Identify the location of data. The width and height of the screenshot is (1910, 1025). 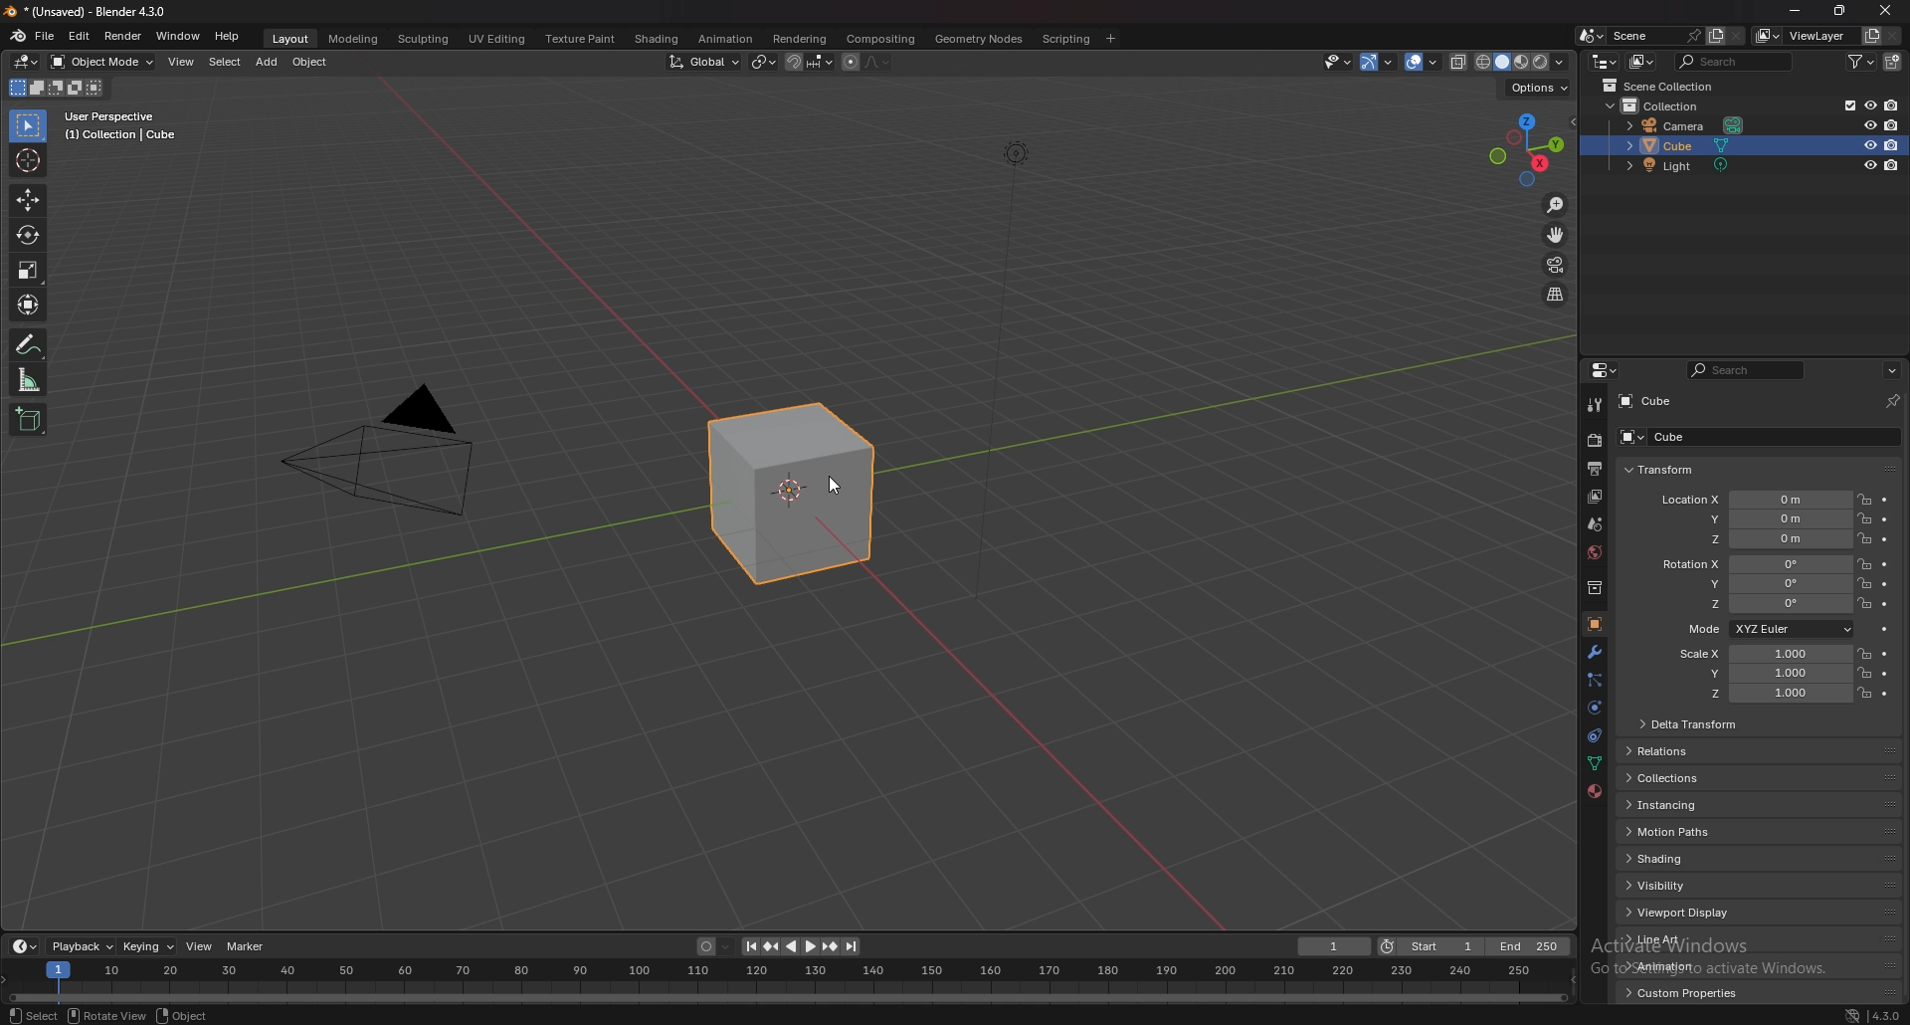
(1593, 764).